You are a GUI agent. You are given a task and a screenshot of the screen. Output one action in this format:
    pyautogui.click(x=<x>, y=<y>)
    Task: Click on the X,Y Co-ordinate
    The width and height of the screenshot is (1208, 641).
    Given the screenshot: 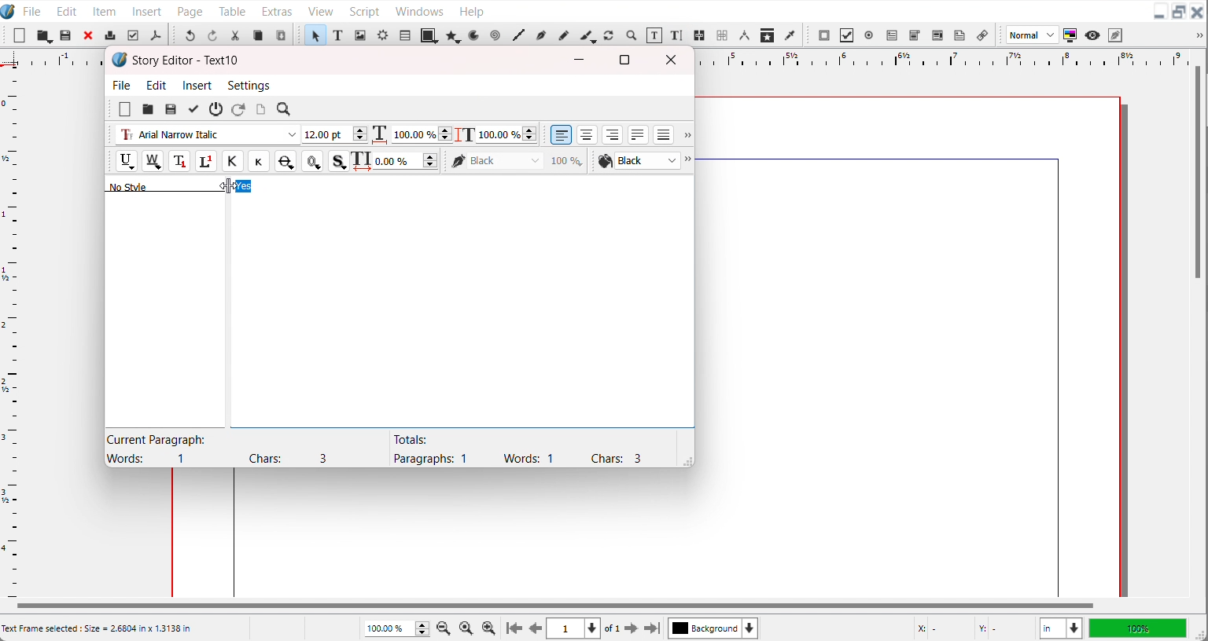 What is the action you would take?
    pyautogui.click(x=971, y=628)
    